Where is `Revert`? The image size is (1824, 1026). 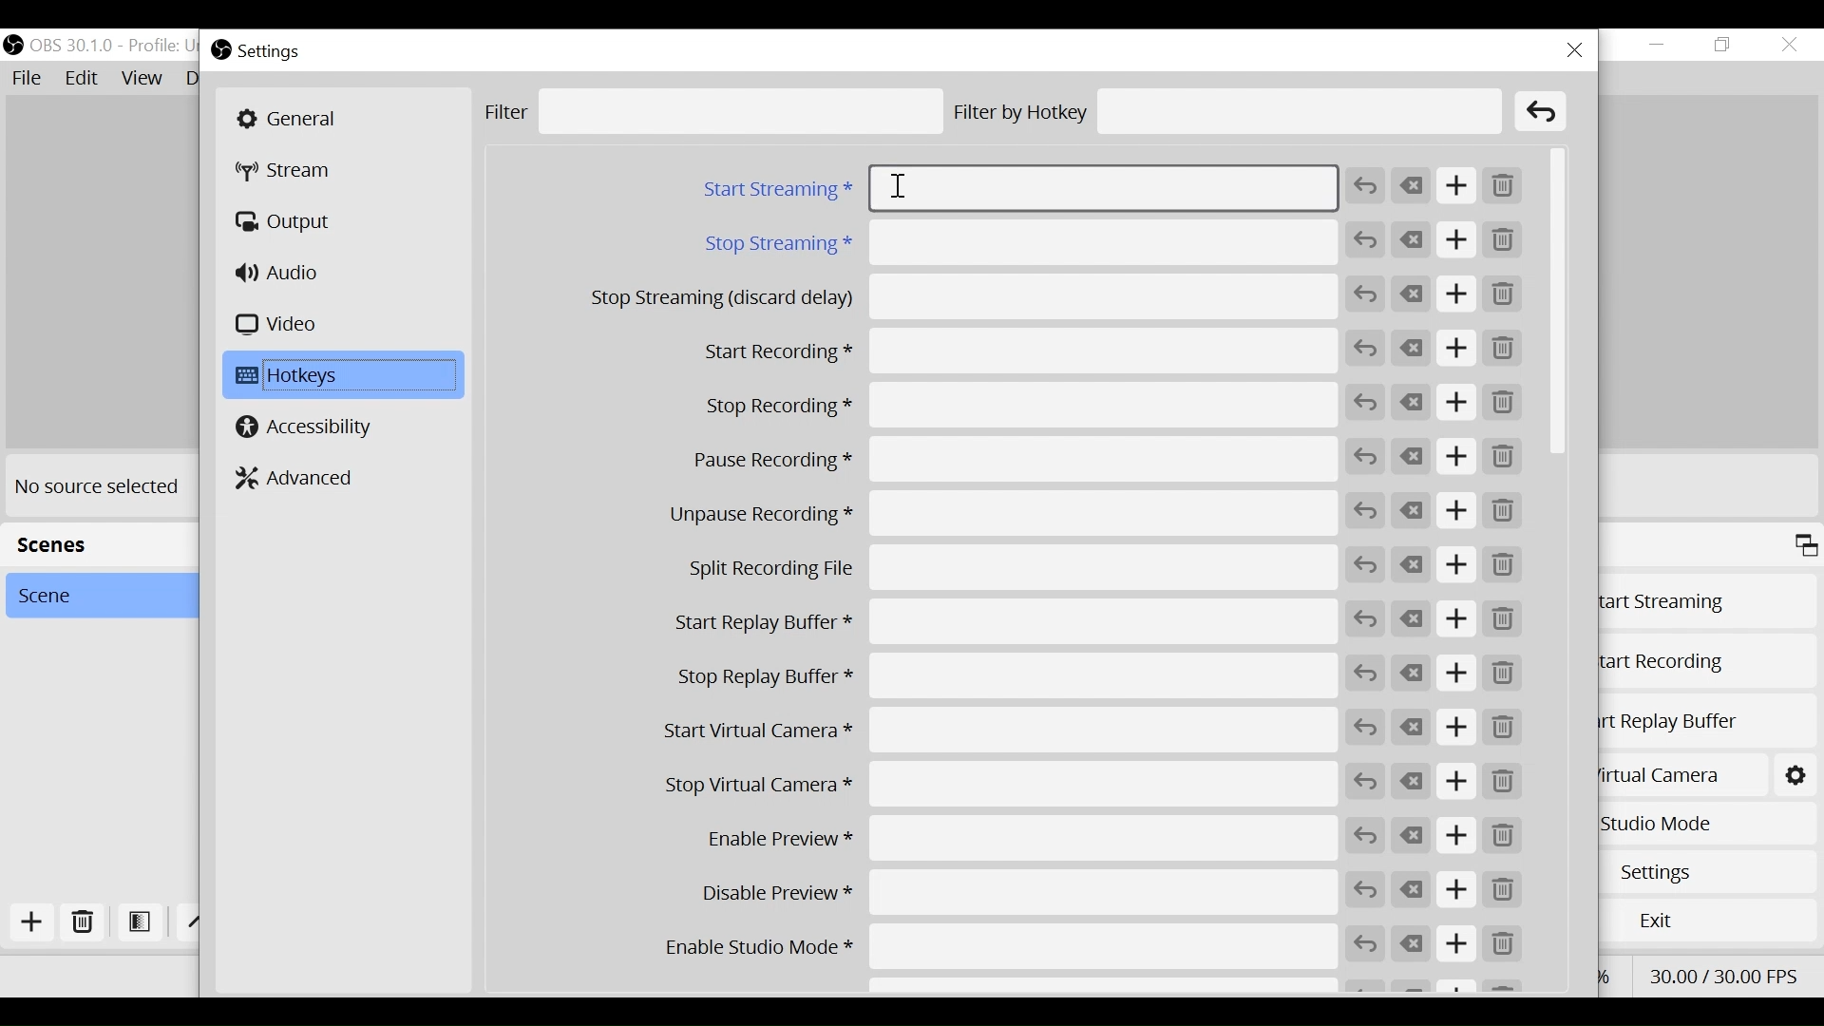 Revert is located at coordinates (1365, 618).